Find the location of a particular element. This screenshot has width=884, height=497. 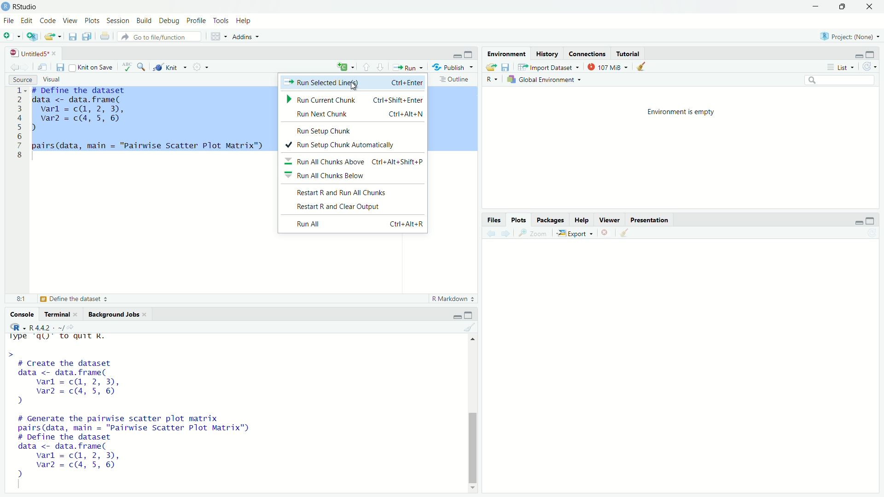

Source is located at coordinates (23, 79).